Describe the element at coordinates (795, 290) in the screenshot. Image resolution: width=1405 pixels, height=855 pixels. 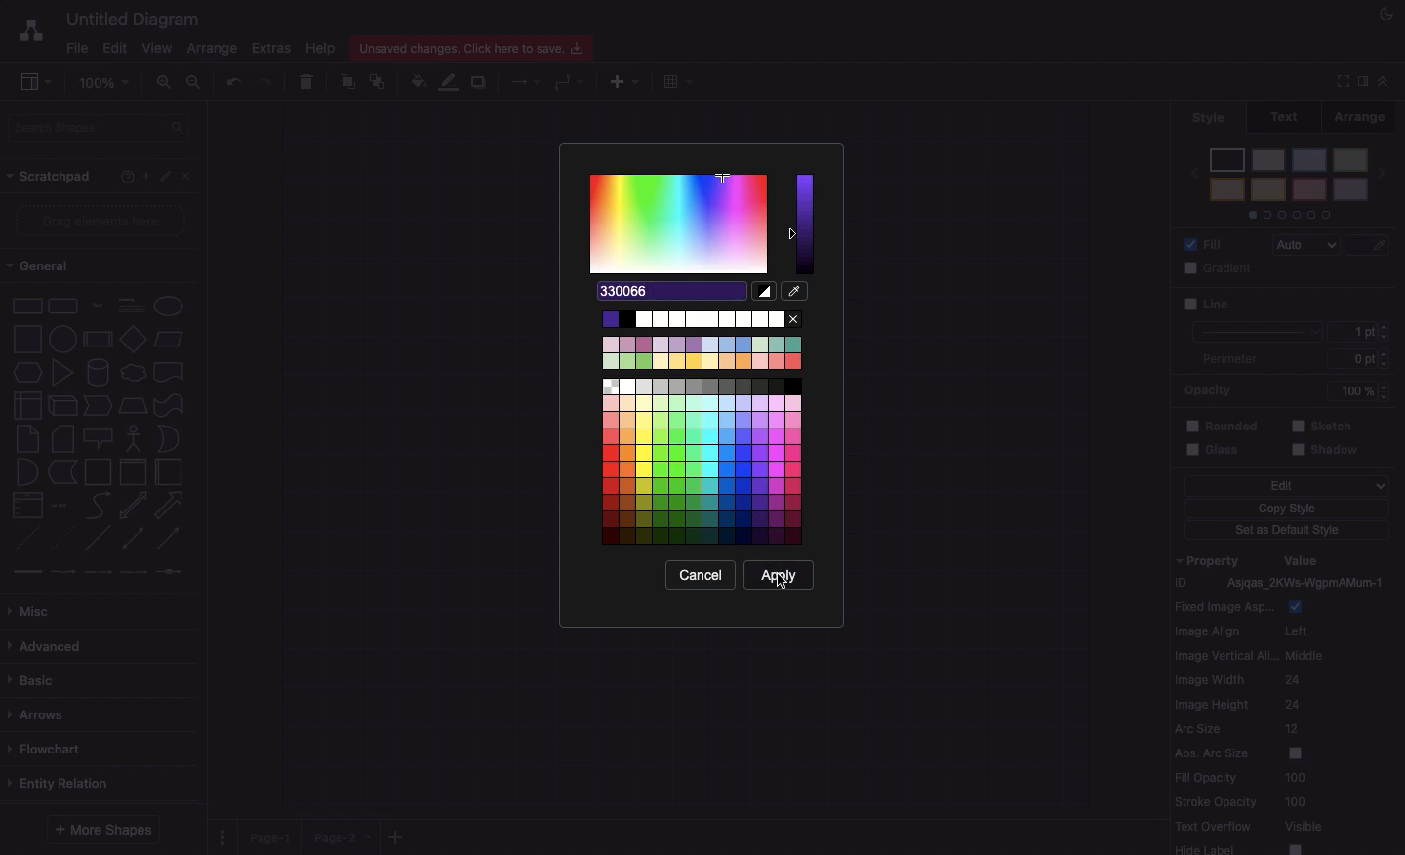
I see `Picker` at that location.